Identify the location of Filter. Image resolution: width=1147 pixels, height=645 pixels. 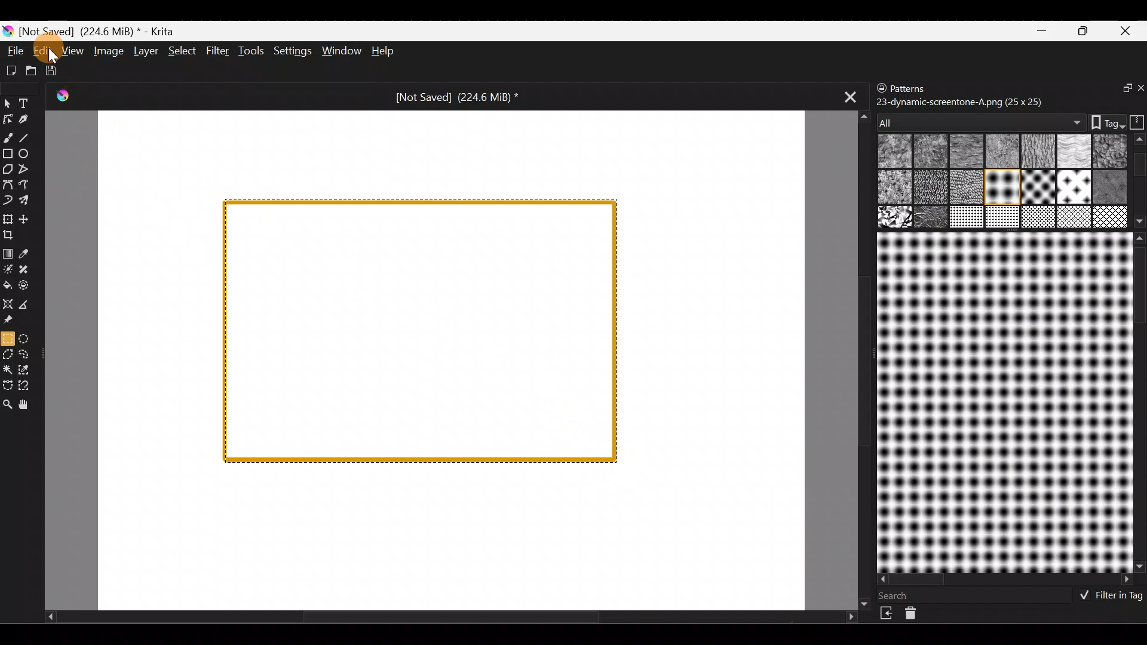
(217, 50).